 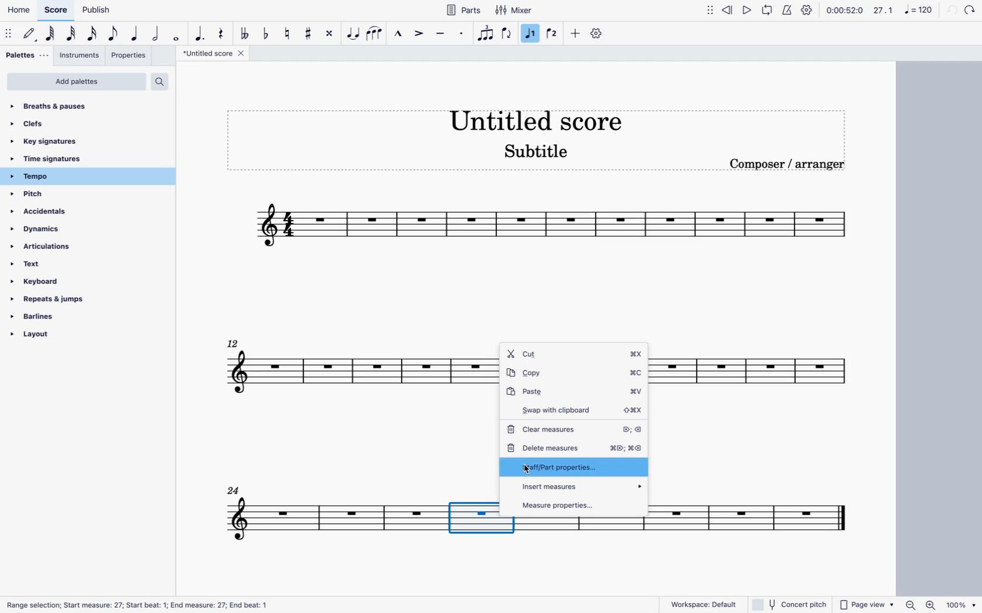 I want to click on time, so click(x=844, y=9).